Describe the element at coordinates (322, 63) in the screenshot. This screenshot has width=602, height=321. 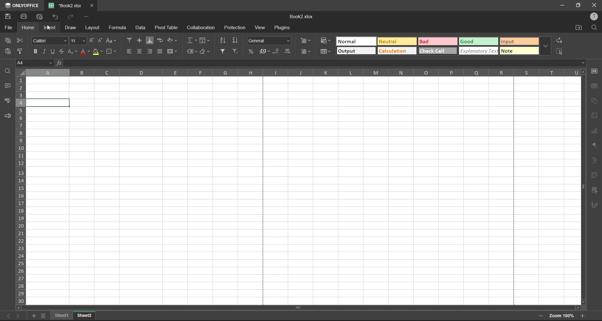
I see `formula bar` at that location.